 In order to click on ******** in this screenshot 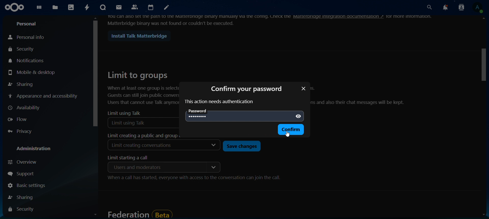, I will do `click(201, 119)`.